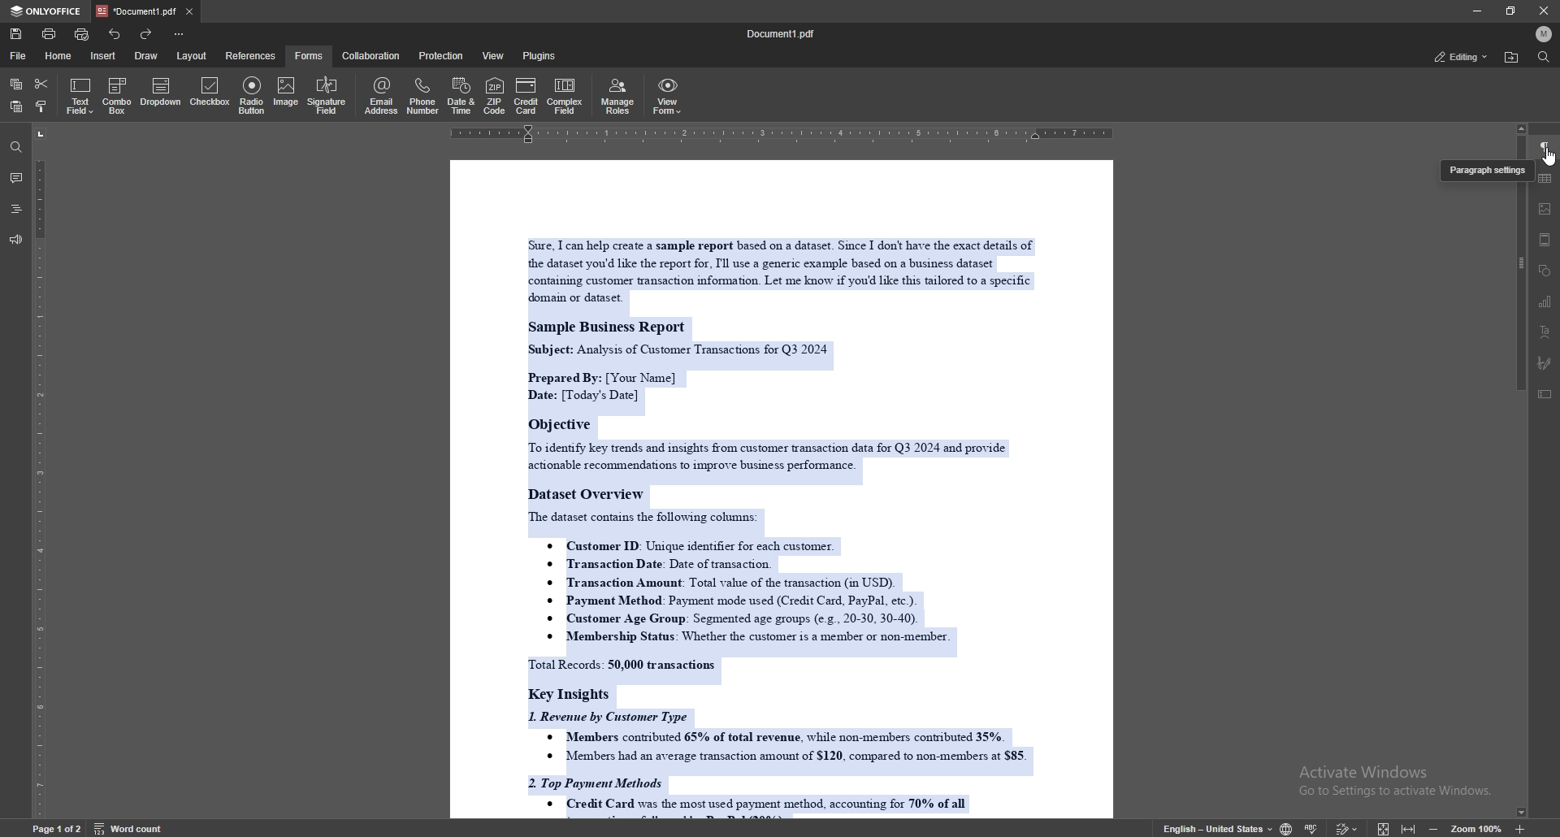 This screenshot has height=837, width=1560. Describe the element at coordinates (1545, 363) in the screenshot. I see `signature field` at that location.